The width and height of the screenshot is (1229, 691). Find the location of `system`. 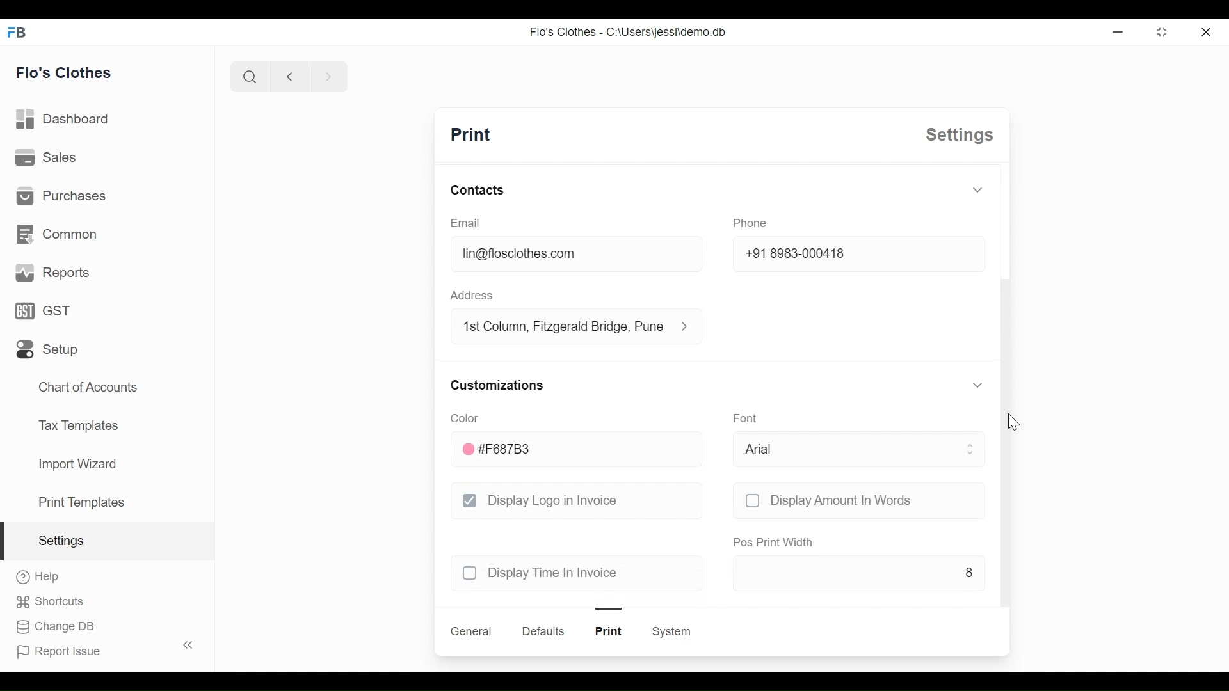

system is located at coordinates (671, 631).